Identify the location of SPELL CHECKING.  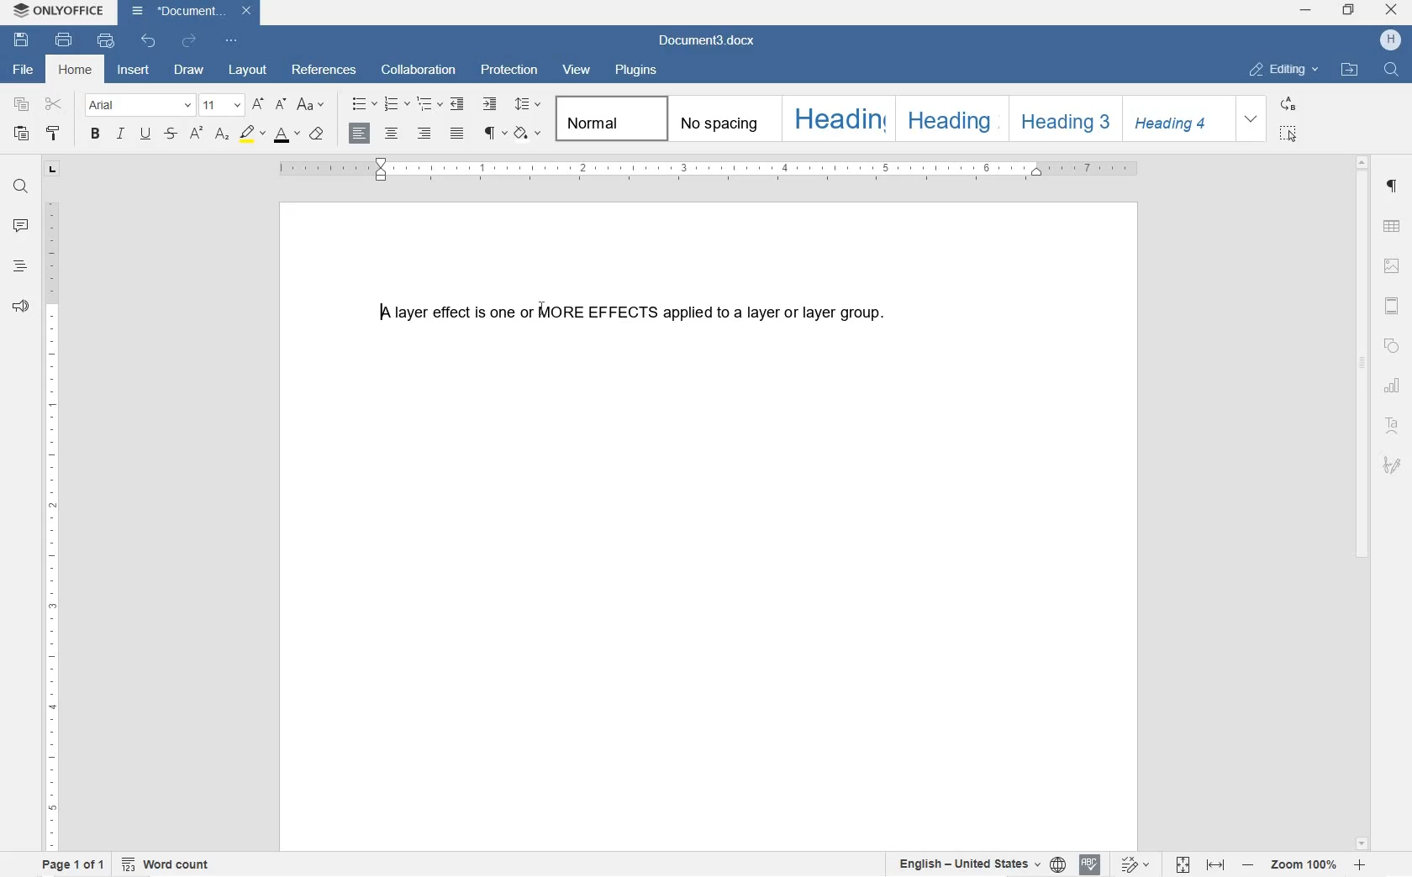
(1091, 864).